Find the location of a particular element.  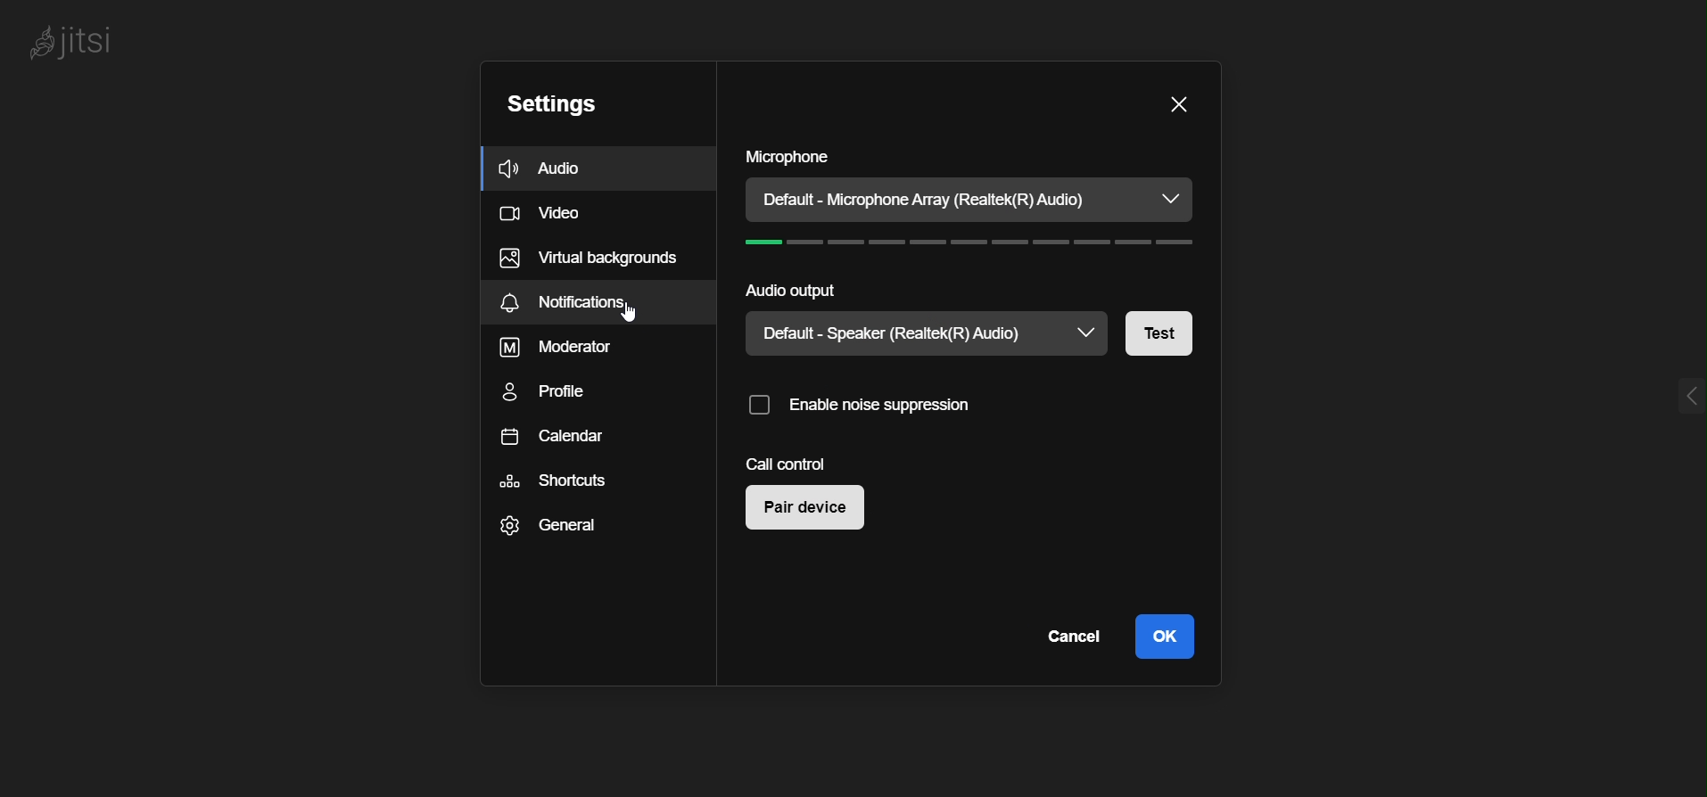

logo is located at coordinates (78, 42).